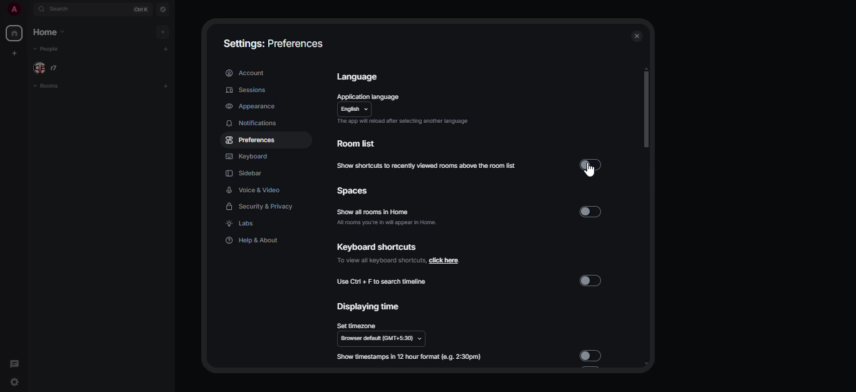 The width and height of the screenshot is (856, 392). Describe the element at coordinates (15, 363) in the screenshot. I see `threads` at that location.